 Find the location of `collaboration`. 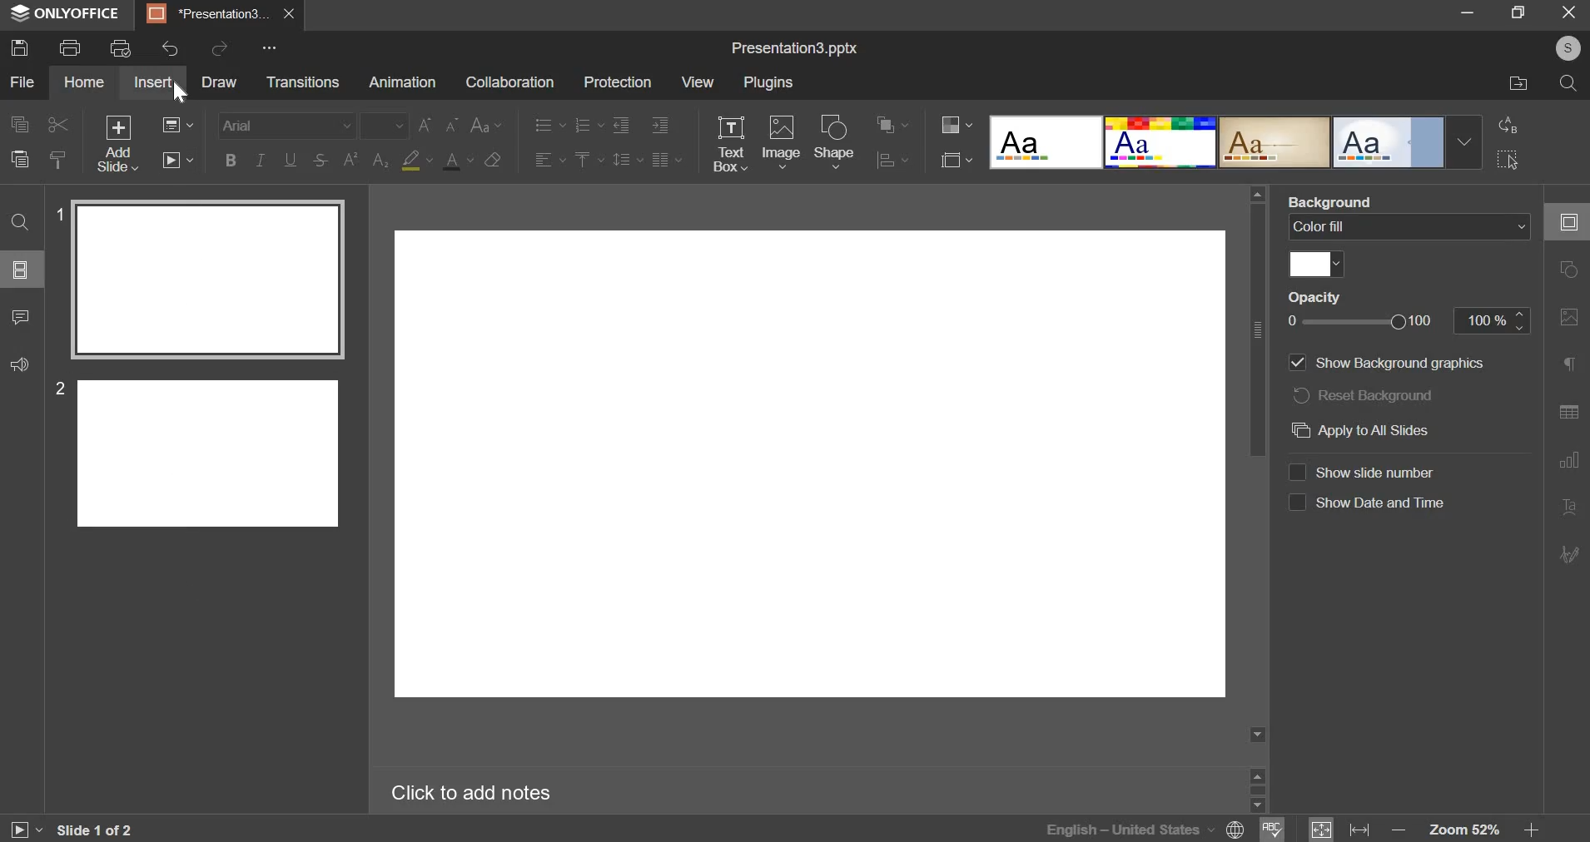

collaboration is located at coordinates (510, 82).